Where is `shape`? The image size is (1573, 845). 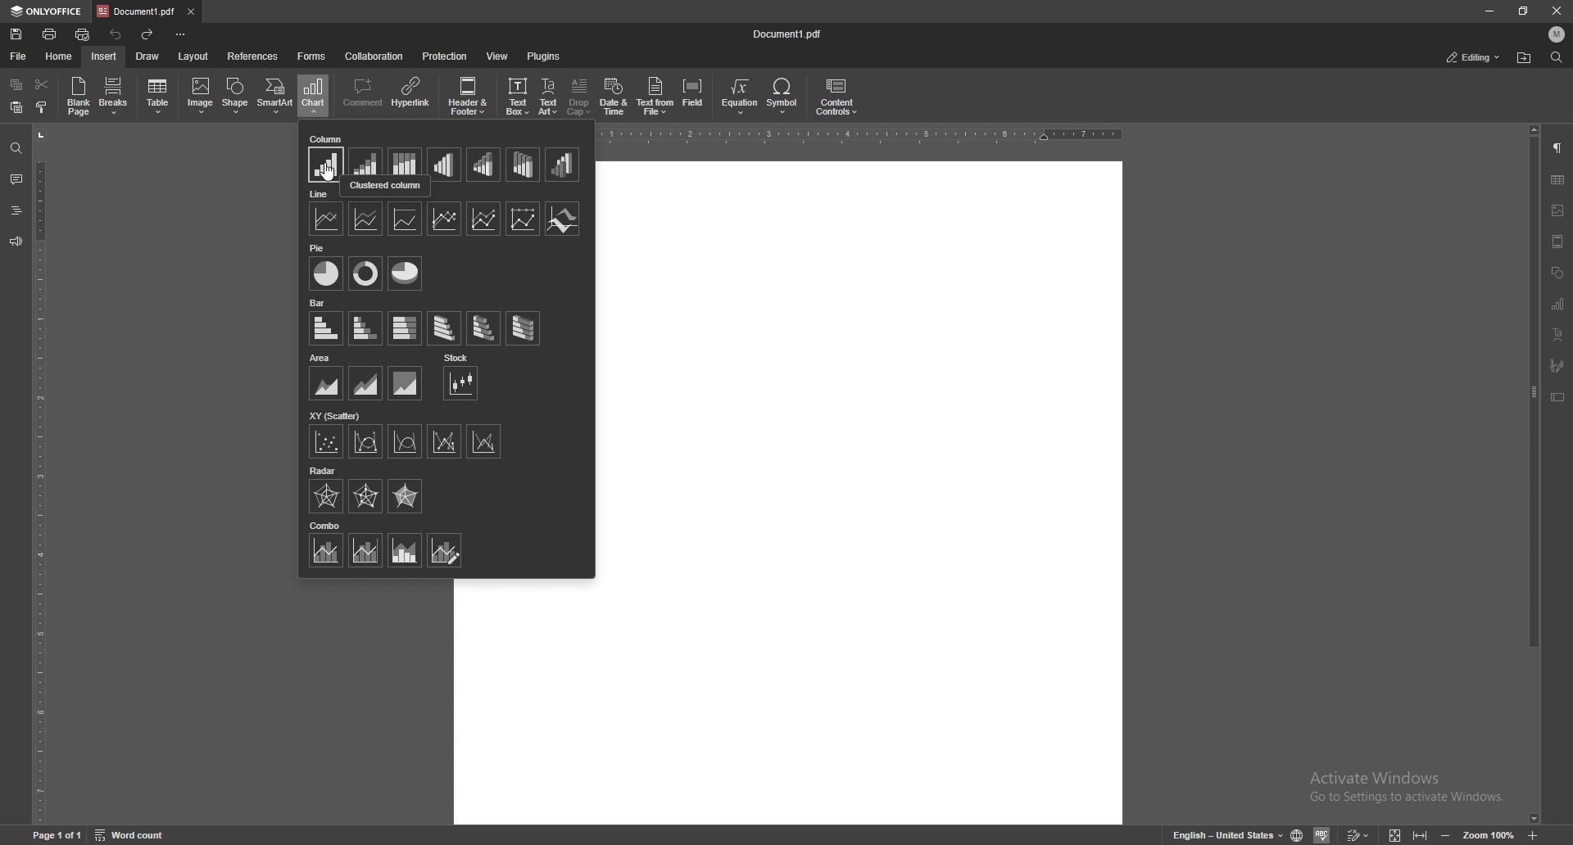
shape is located at coordinates (235, 95).